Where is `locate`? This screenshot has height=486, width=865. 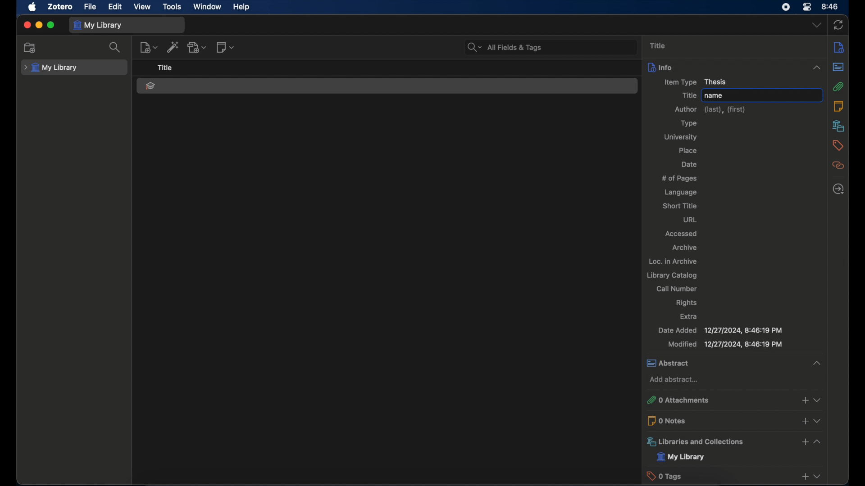
locate is located at coordinates (838, 189).